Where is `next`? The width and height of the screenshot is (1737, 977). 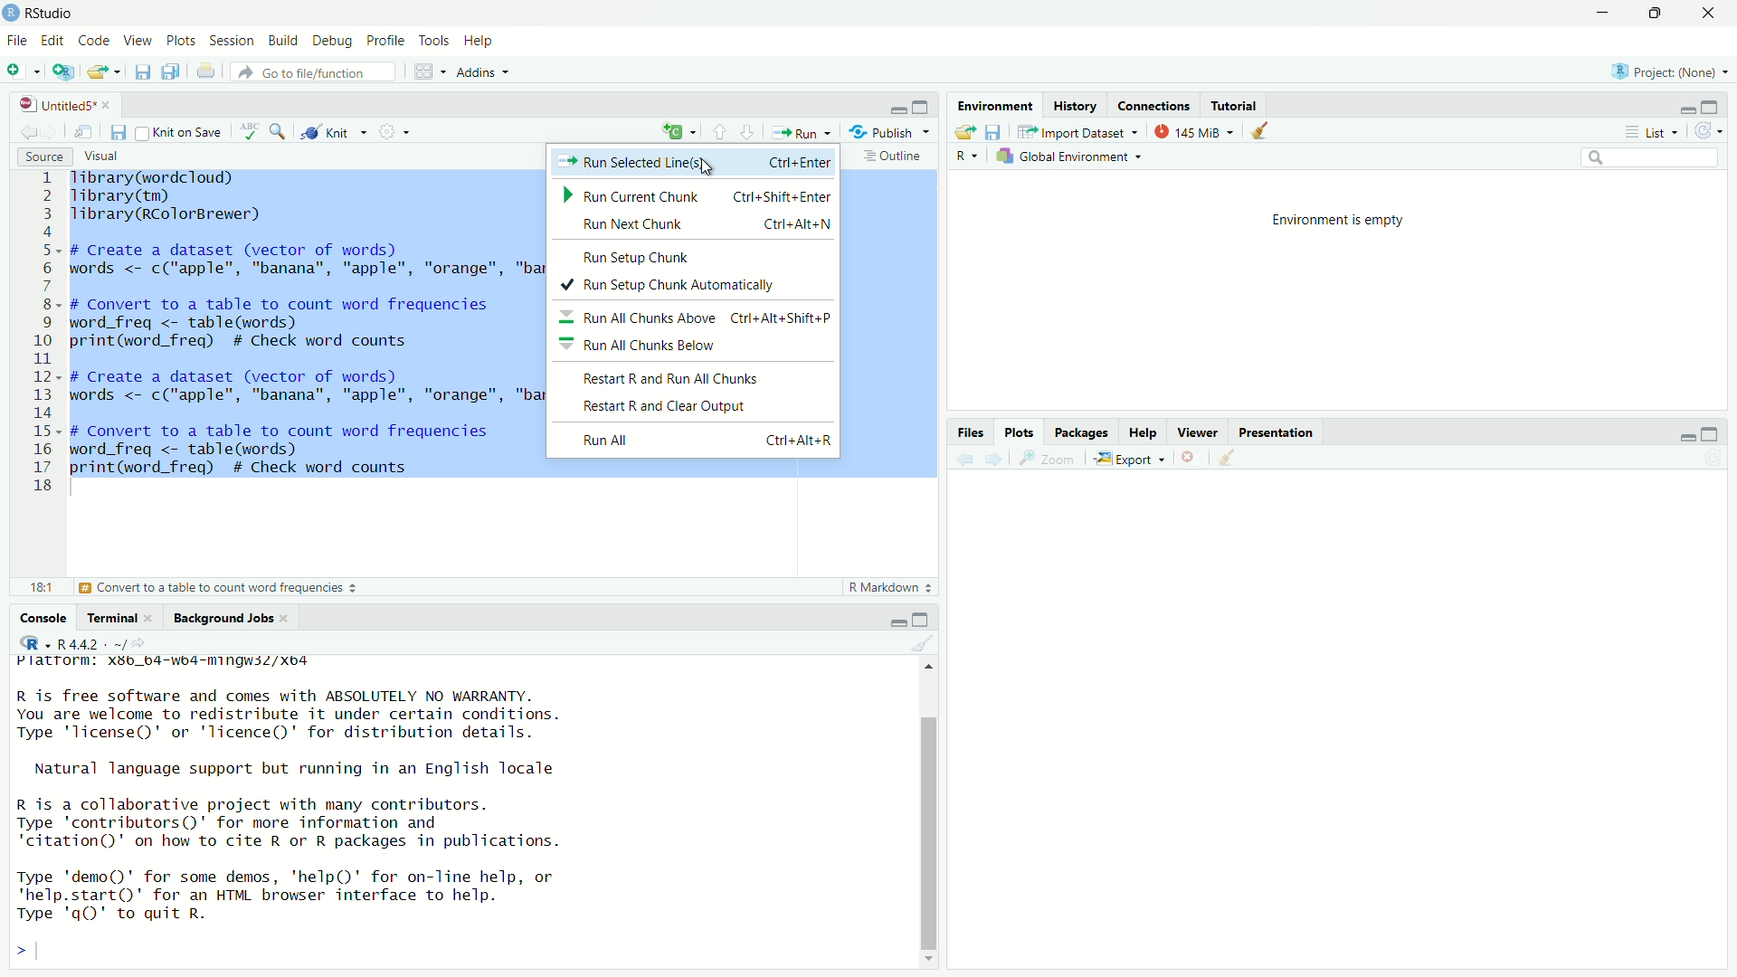
next is located at coordinates (994, 458).